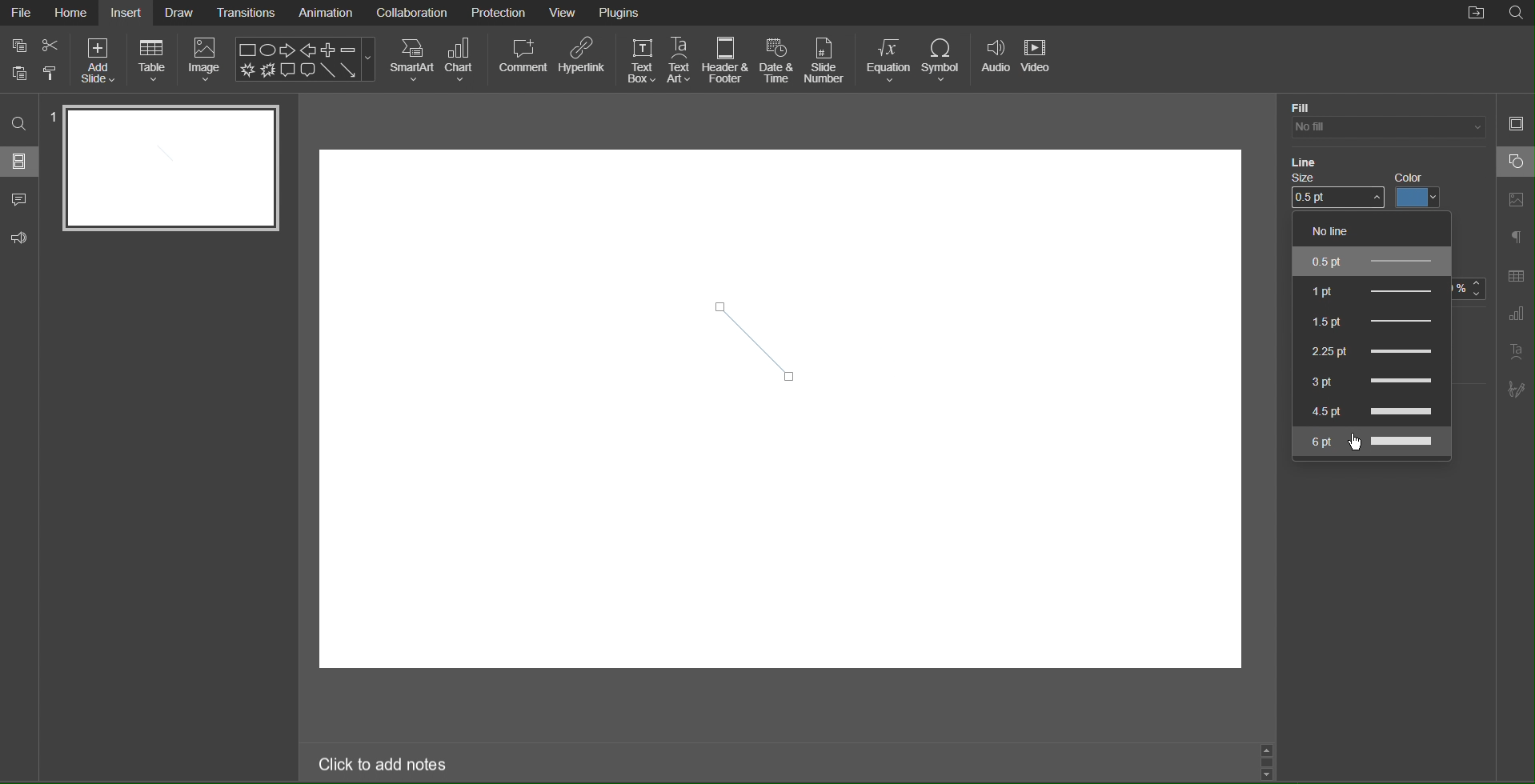 Image resolution: width=1535 pixels, height=784 pixels. What do you see at coordinates (1515, 122) in the screenshot?
I see `Slide Settings` at bounding box center [1515, 122].